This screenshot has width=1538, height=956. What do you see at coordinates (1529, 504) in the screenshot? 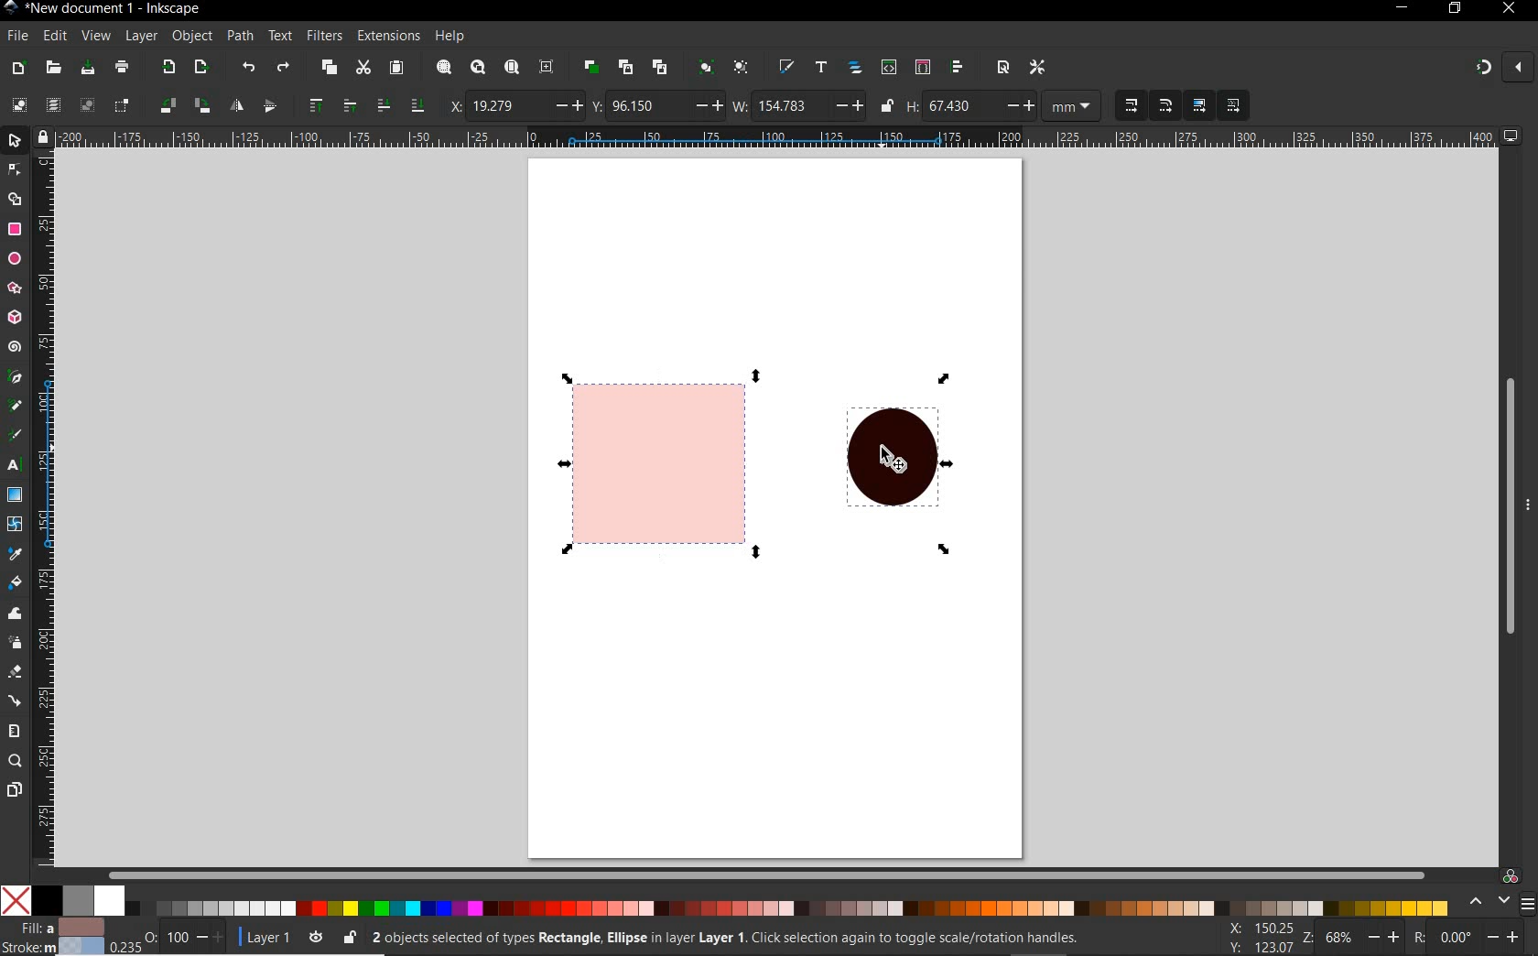
I see `hide` at bounding box center [1529, 504].